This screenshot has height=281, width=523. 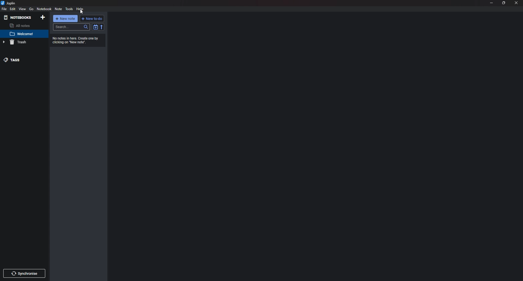 I want to click on view, so click(x=23, y=9).